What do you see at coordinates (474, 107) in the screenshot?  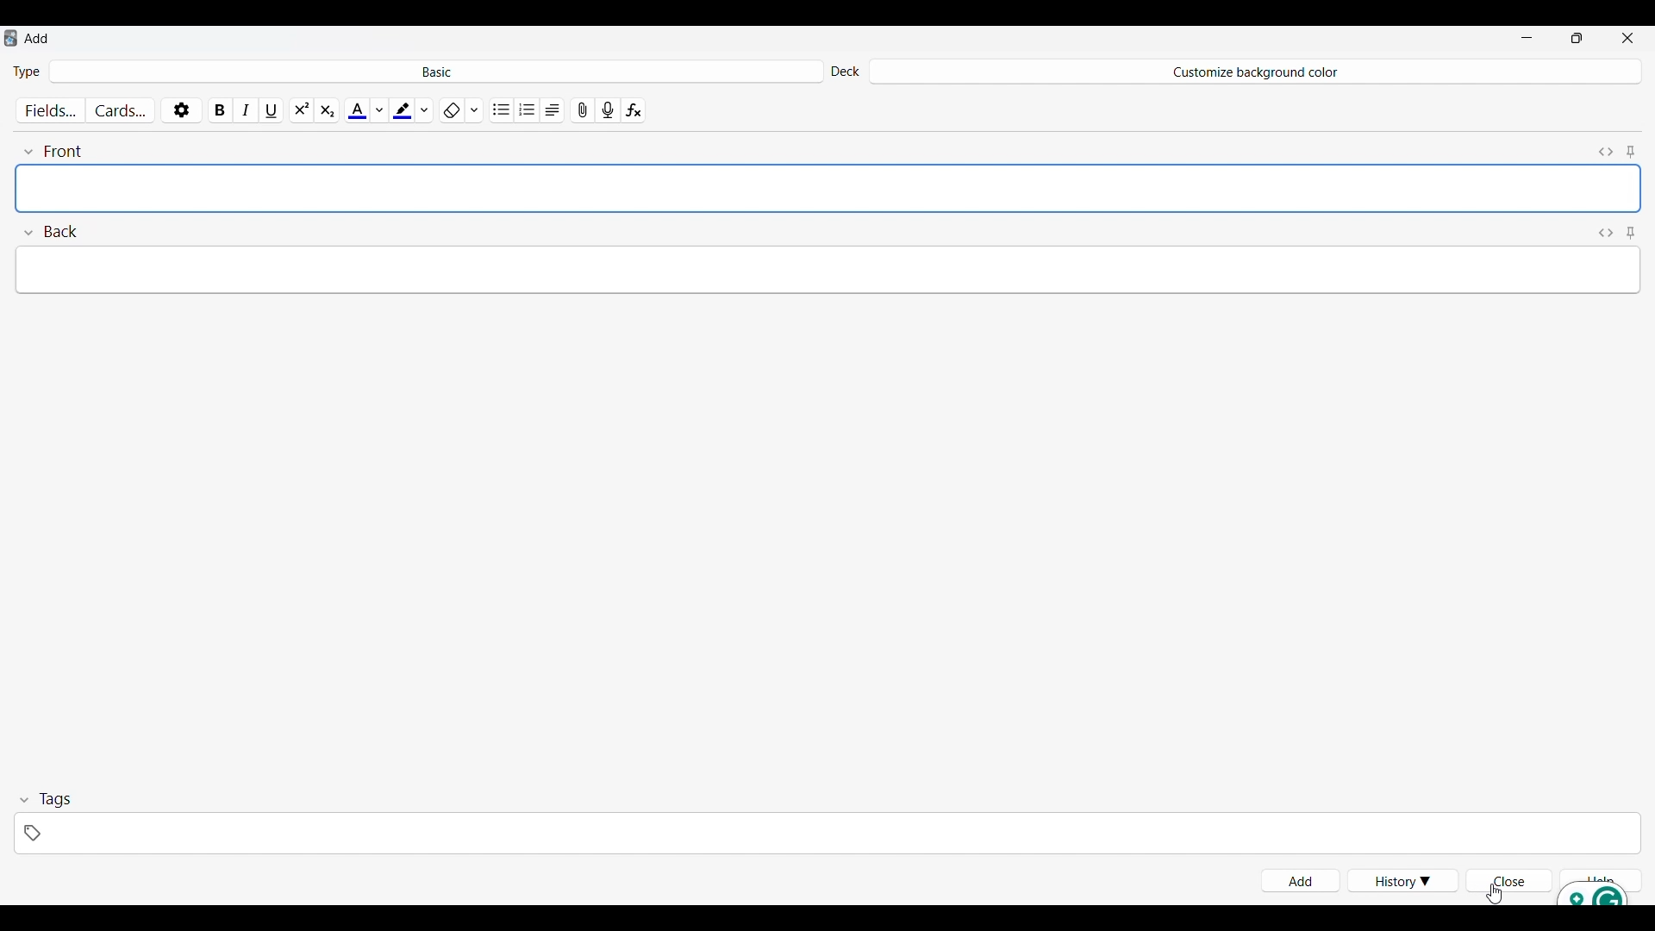 I see `Formatting options` at bounding box center [474, 107].